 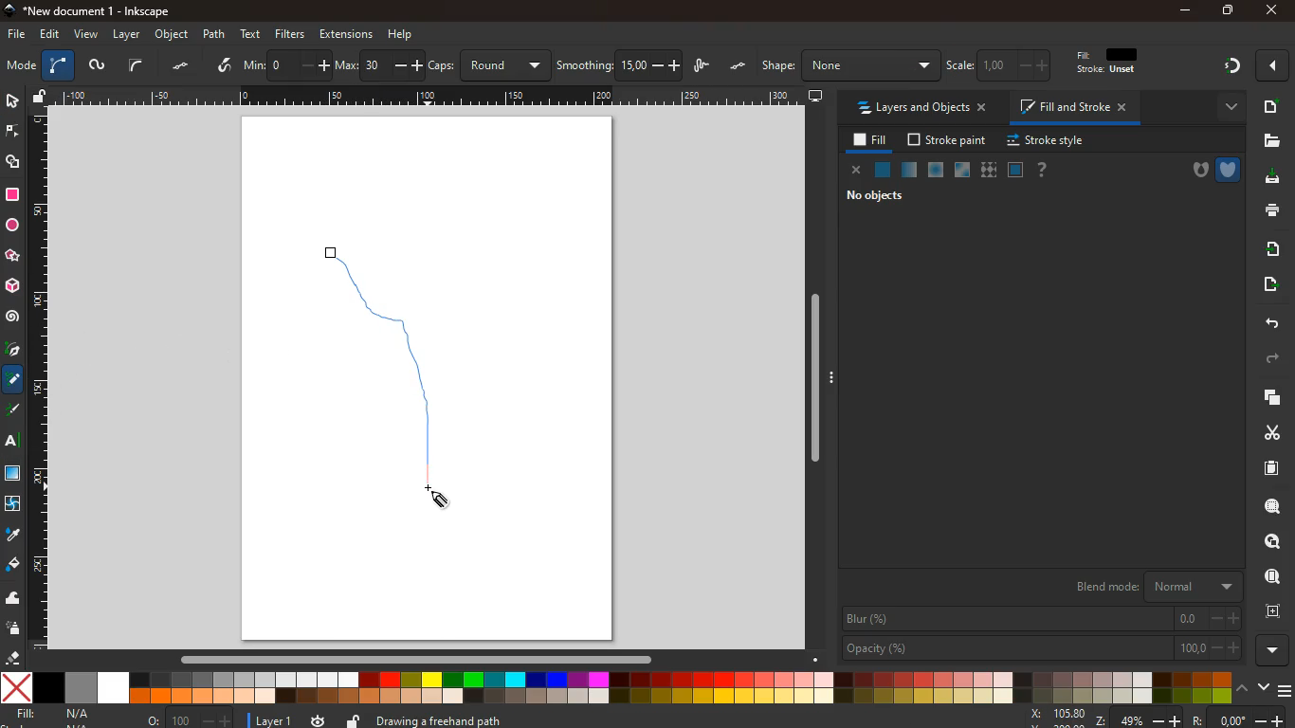 I want to click on object, so click(x=173, y=35).